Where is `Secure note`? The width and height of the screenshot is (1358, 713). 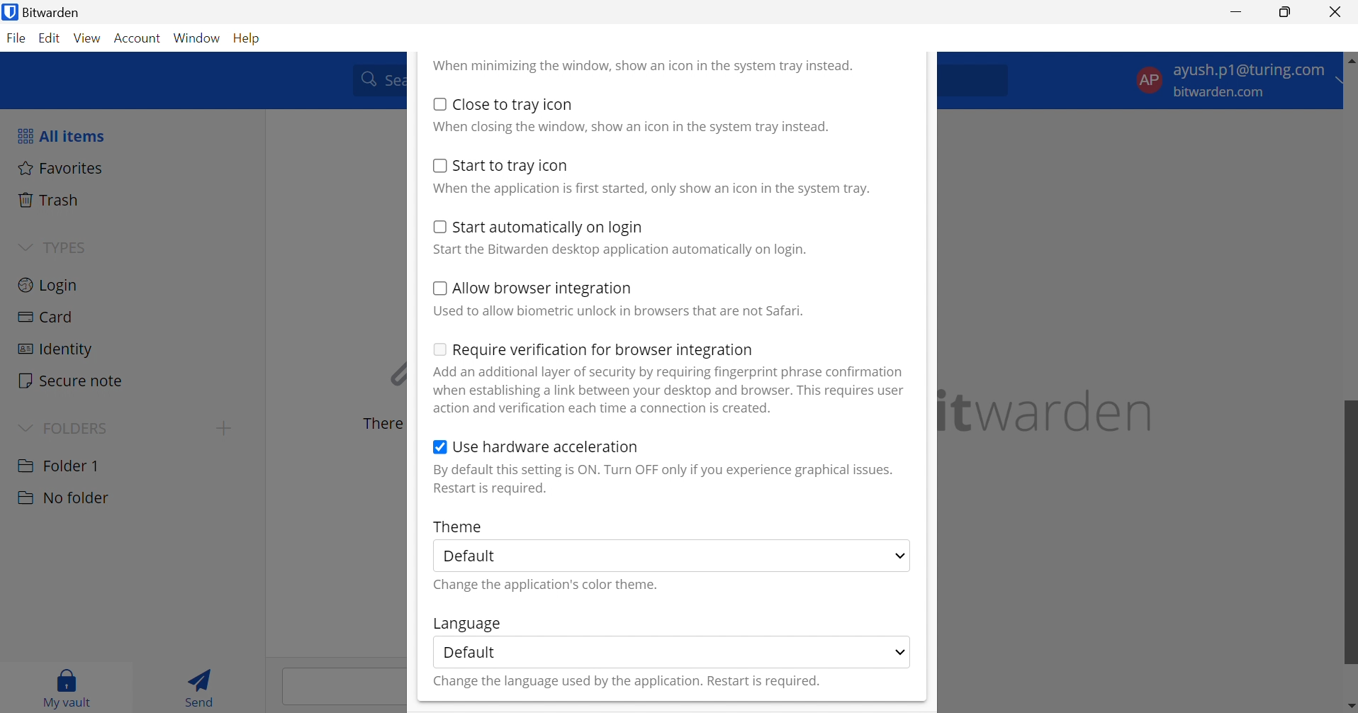 Secure note is located at coordinates (72, 382).